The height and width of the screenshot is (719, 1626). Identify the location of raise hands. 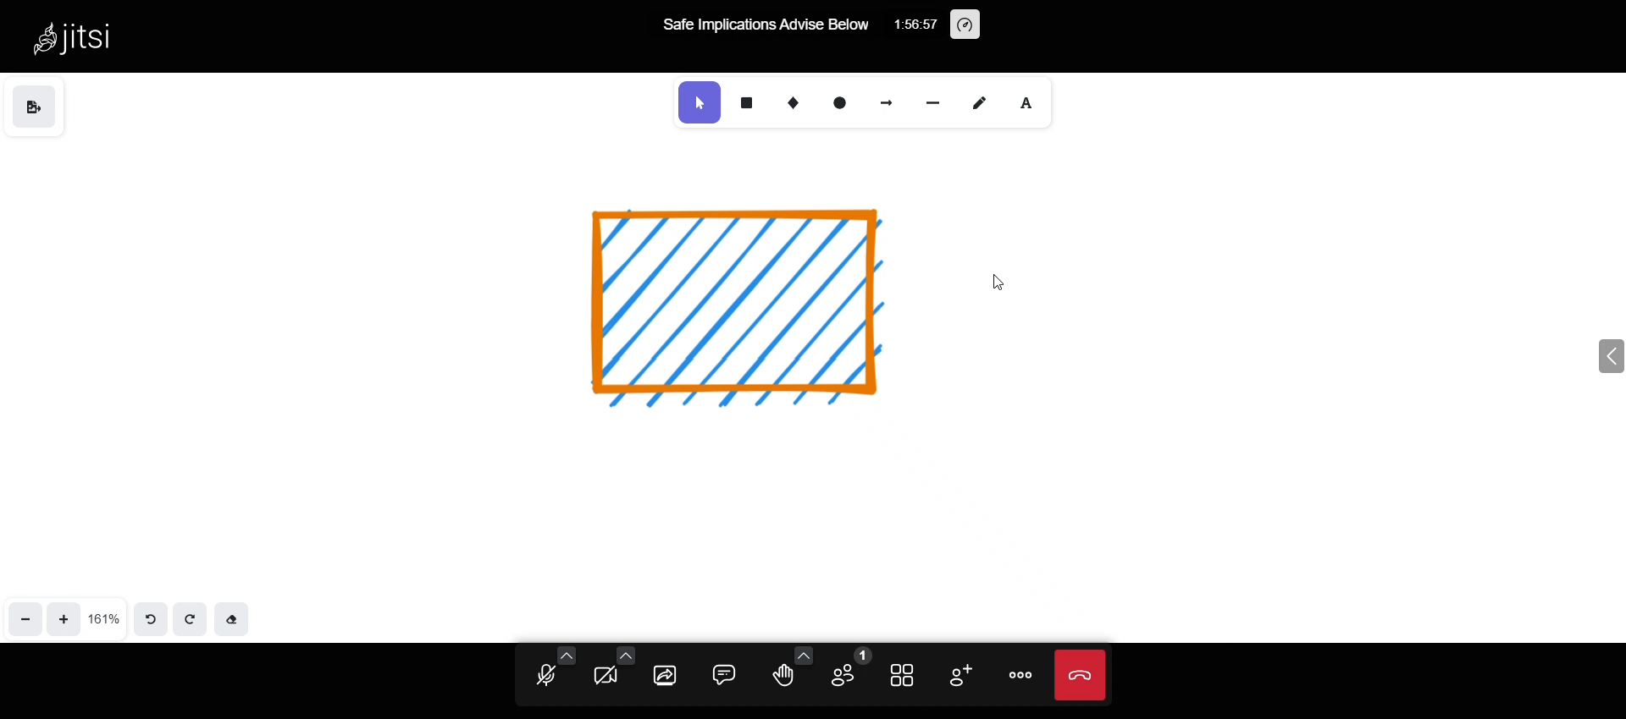
(783, 678).